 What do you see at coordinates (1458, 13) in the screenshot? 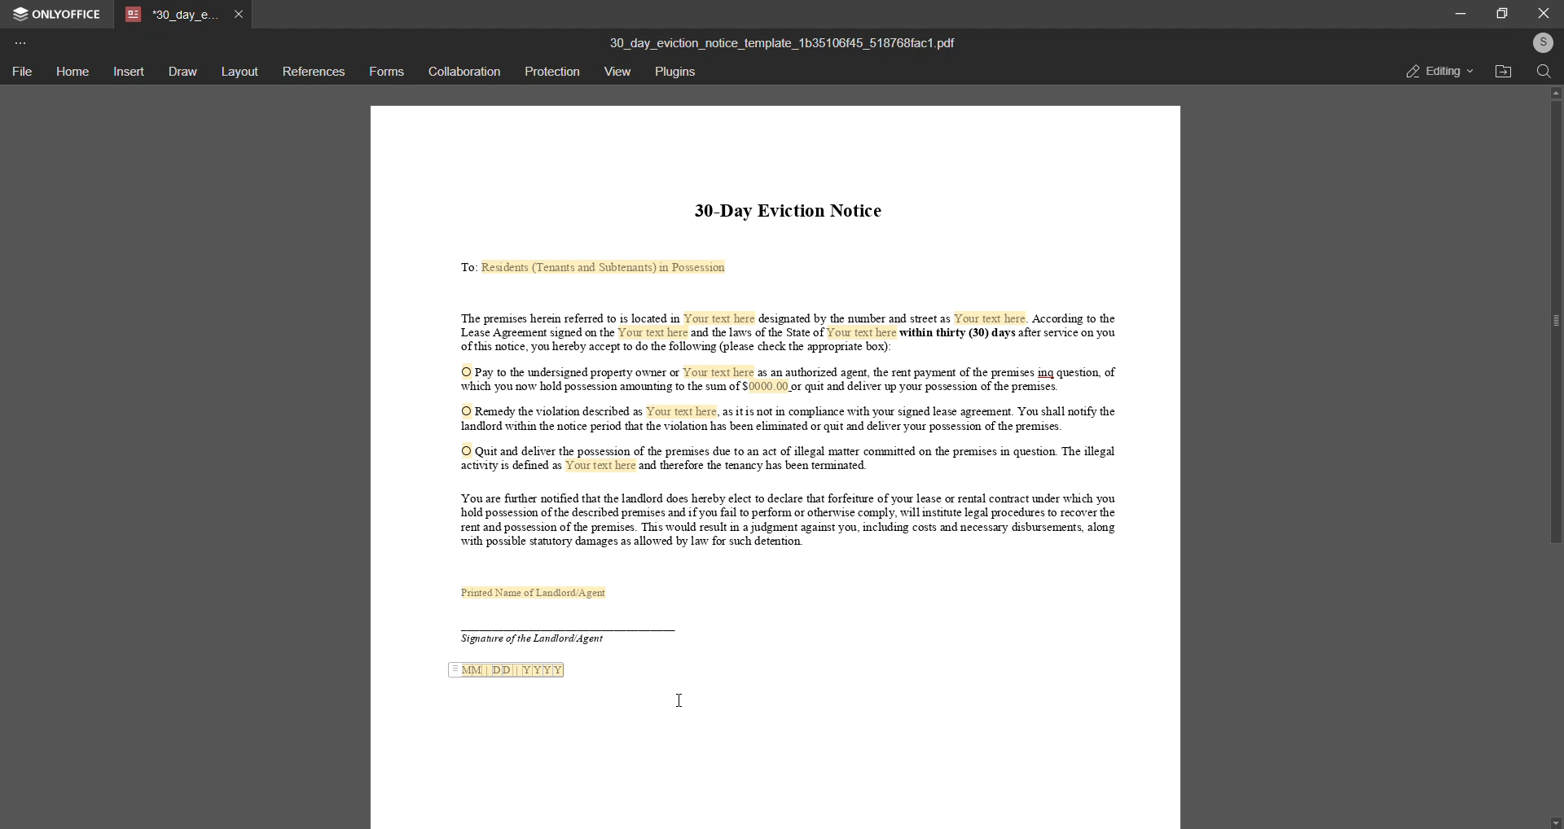
I see `minimize` at bounding box center [1458, 13].